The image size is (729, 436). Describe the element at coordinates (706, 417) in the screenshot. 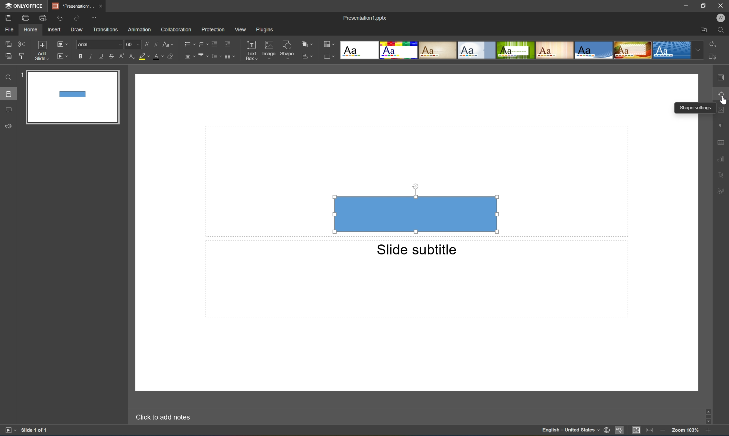

I see `Scroll Bar` at that location.